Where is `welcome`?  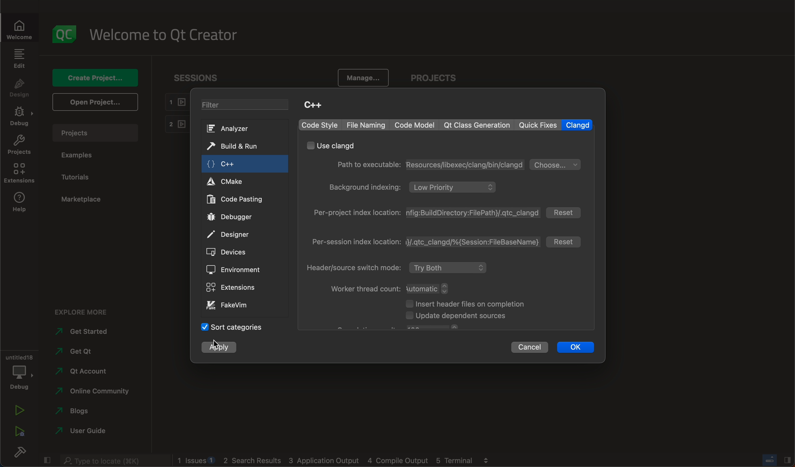 welcome is located at coordinates (21, 28).